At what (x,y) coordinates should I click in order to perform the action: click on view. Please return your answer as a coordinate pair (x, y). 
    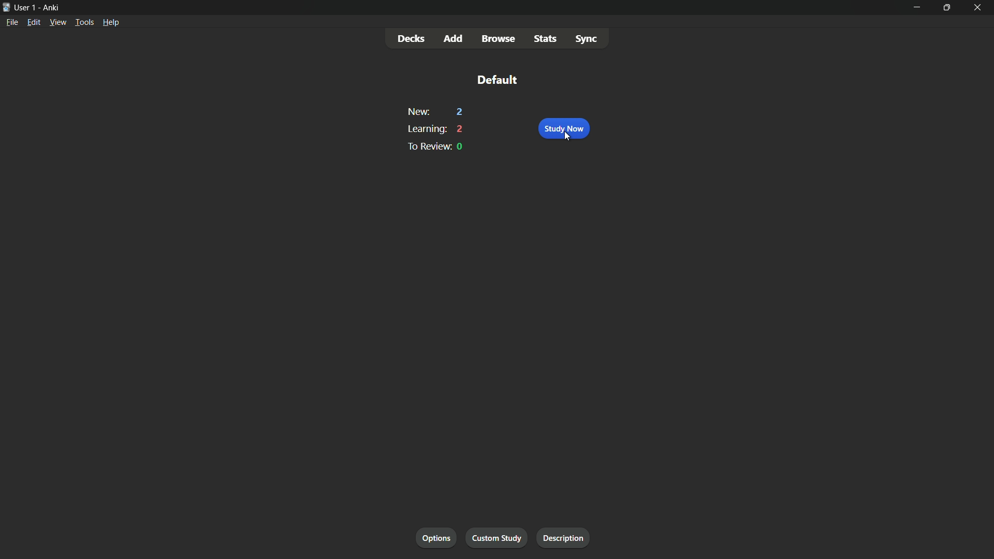
    Looking at the image, I should click on (57, 22).